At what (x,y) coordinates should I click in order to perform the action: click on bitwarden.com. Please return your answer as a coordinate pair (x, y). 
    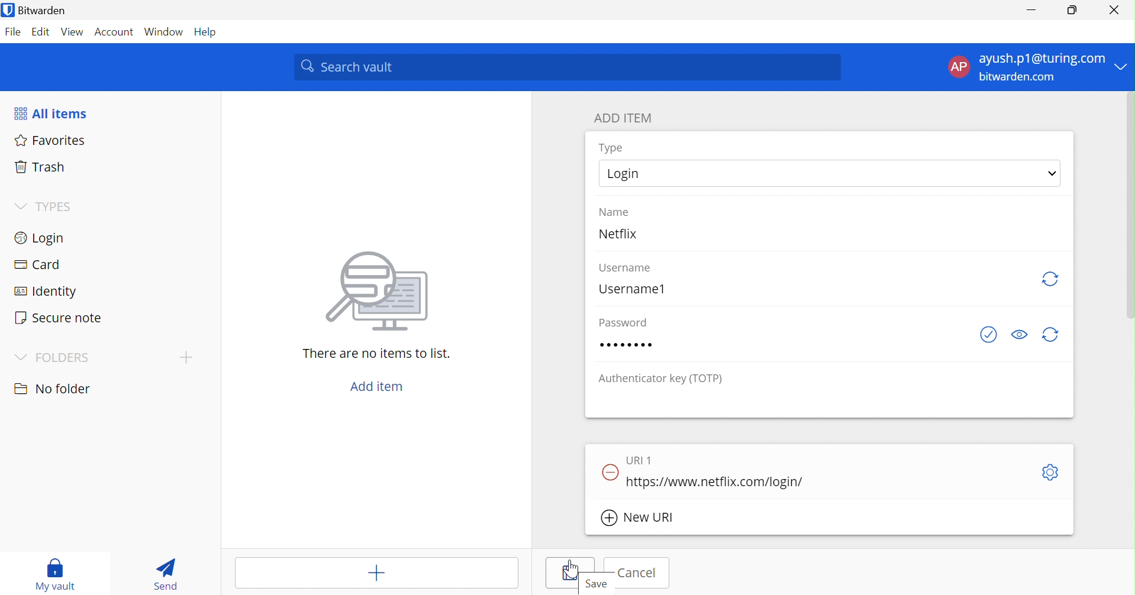
    Looking at the image, I should click on (1017, 76).